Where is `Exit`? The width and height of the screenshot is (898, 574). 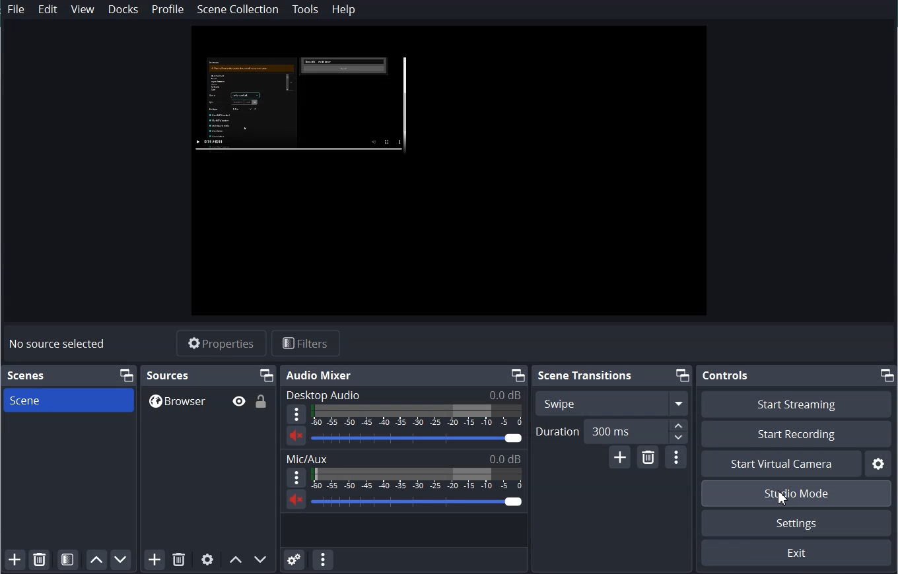 Exit is located at coordinates (795, 554).